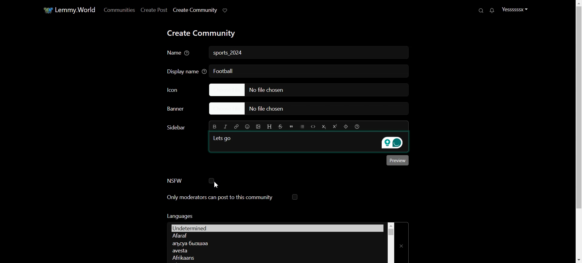 This screenshot has width=582, height=263. What do you see at coordinates (277, 228) in the screenshot?
I see `Languages` at bounding box center [277, 228].